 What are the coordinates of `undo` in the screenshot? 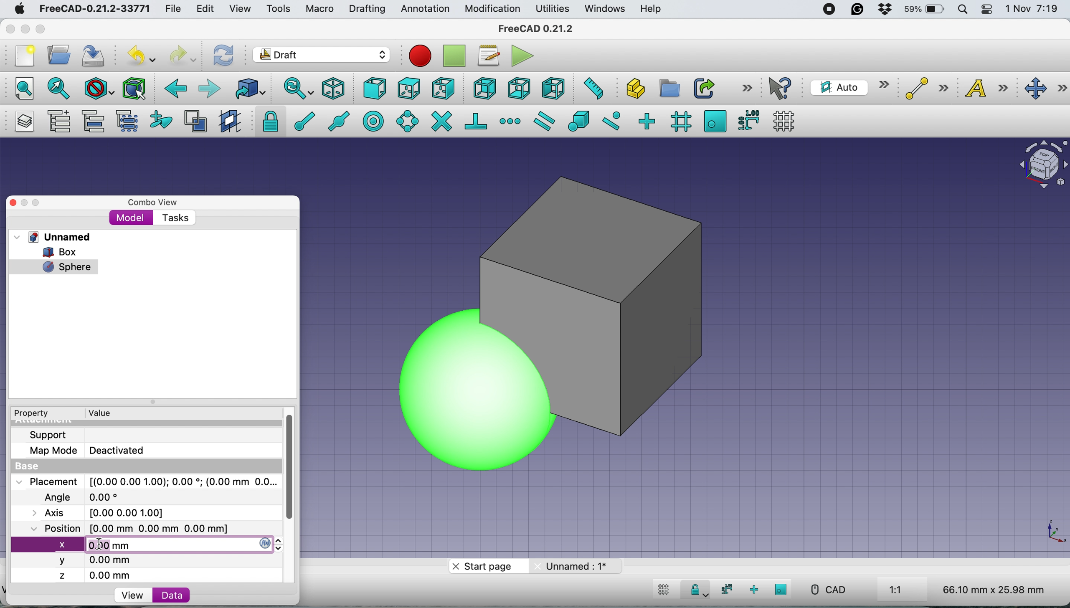 It's located at (143, 55).